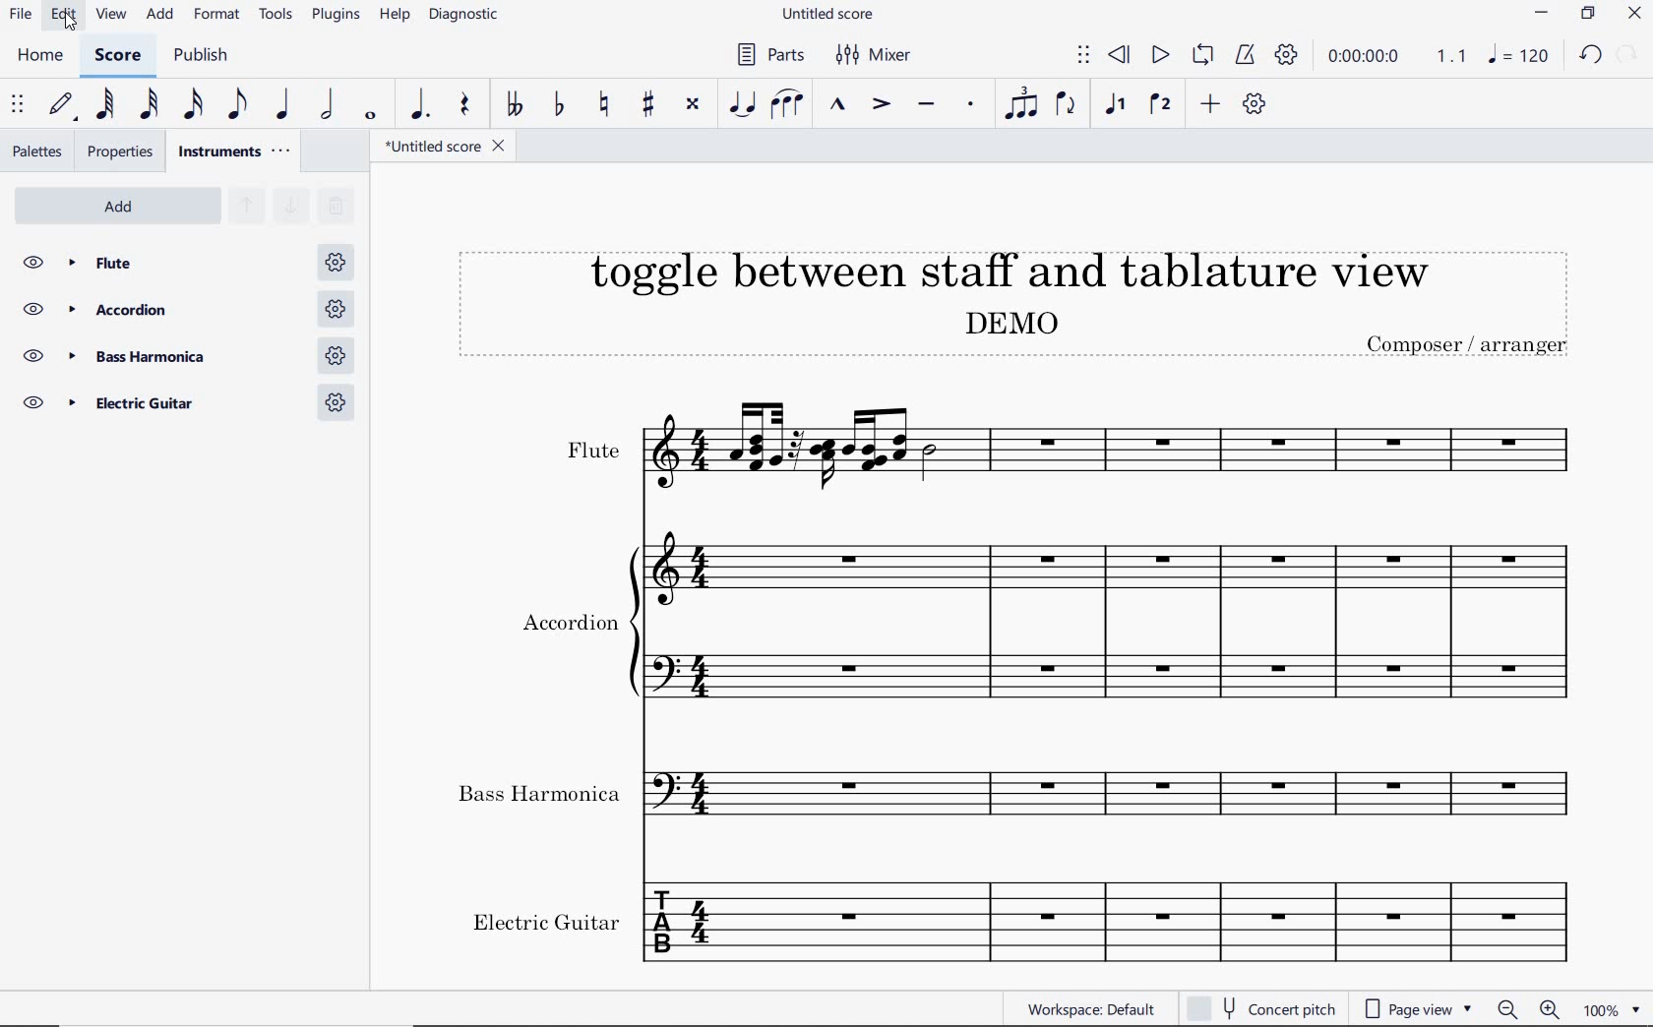 Image resolution: width=1653 pixels, height=1027 pixels. I want to click on NOTE, so click(1519, 58).